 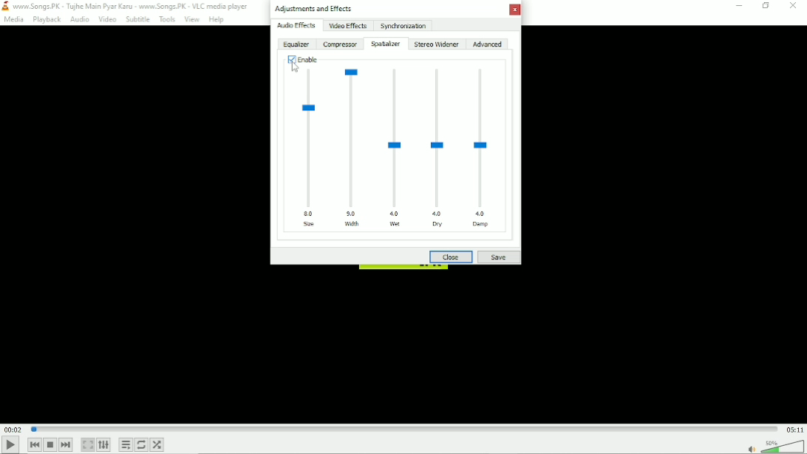 I want to click on Elapsed time, so click(x=13, y=429).